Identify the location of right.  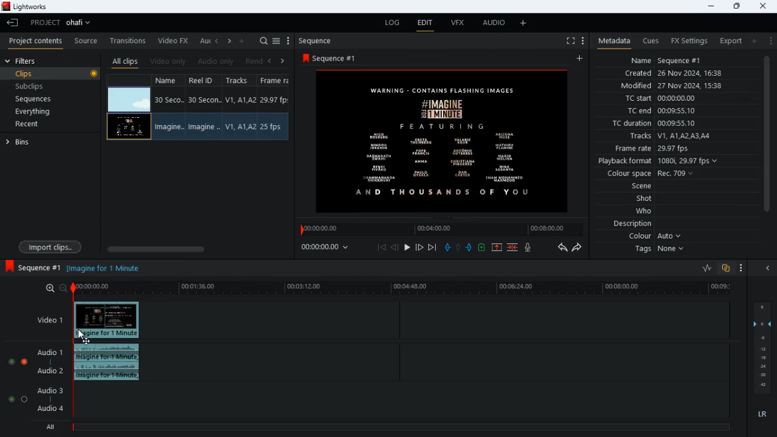
(283, 61).